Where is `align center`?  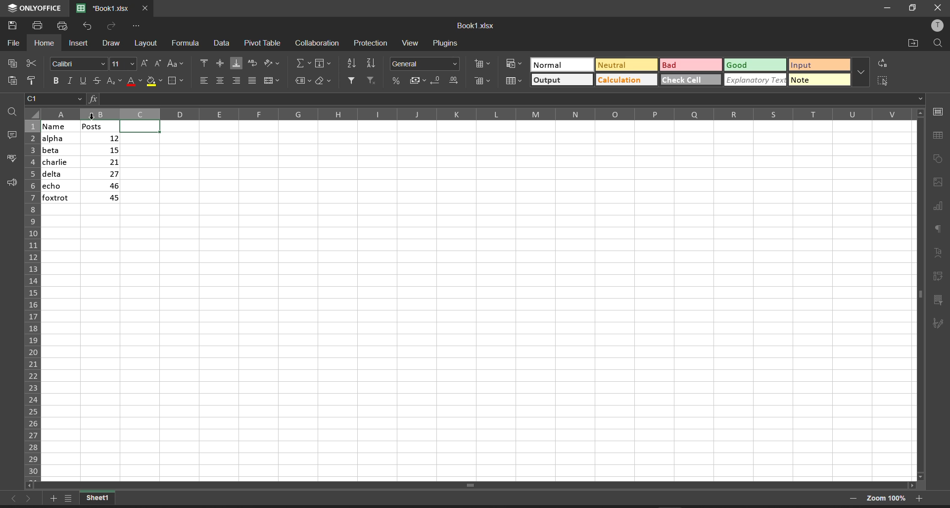 align center is located at coordinates (218, 63).